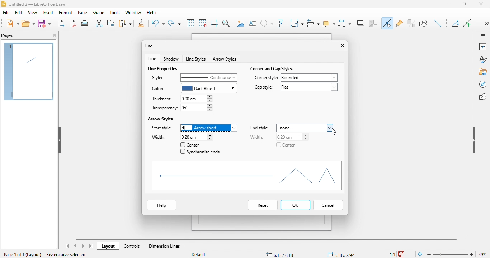 This screenshot has width=490, height=258. I want to click on transformation, so click(297, 23).